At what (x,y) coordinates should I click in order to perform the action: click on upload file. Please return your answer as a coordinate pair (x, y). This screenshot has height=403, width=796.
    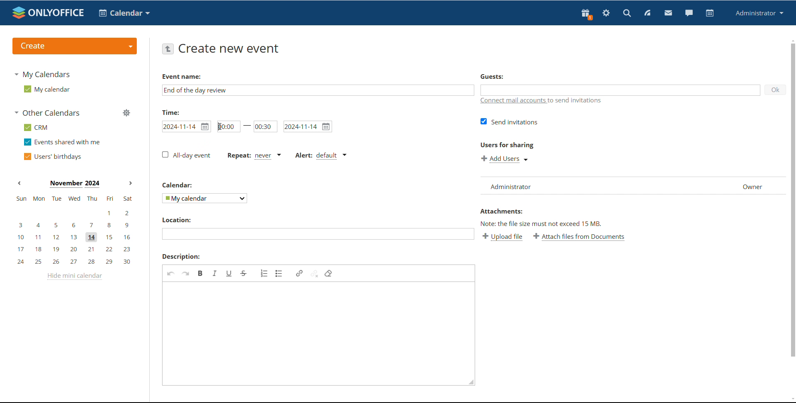
    Looking at the image, I should click on (502, 236).